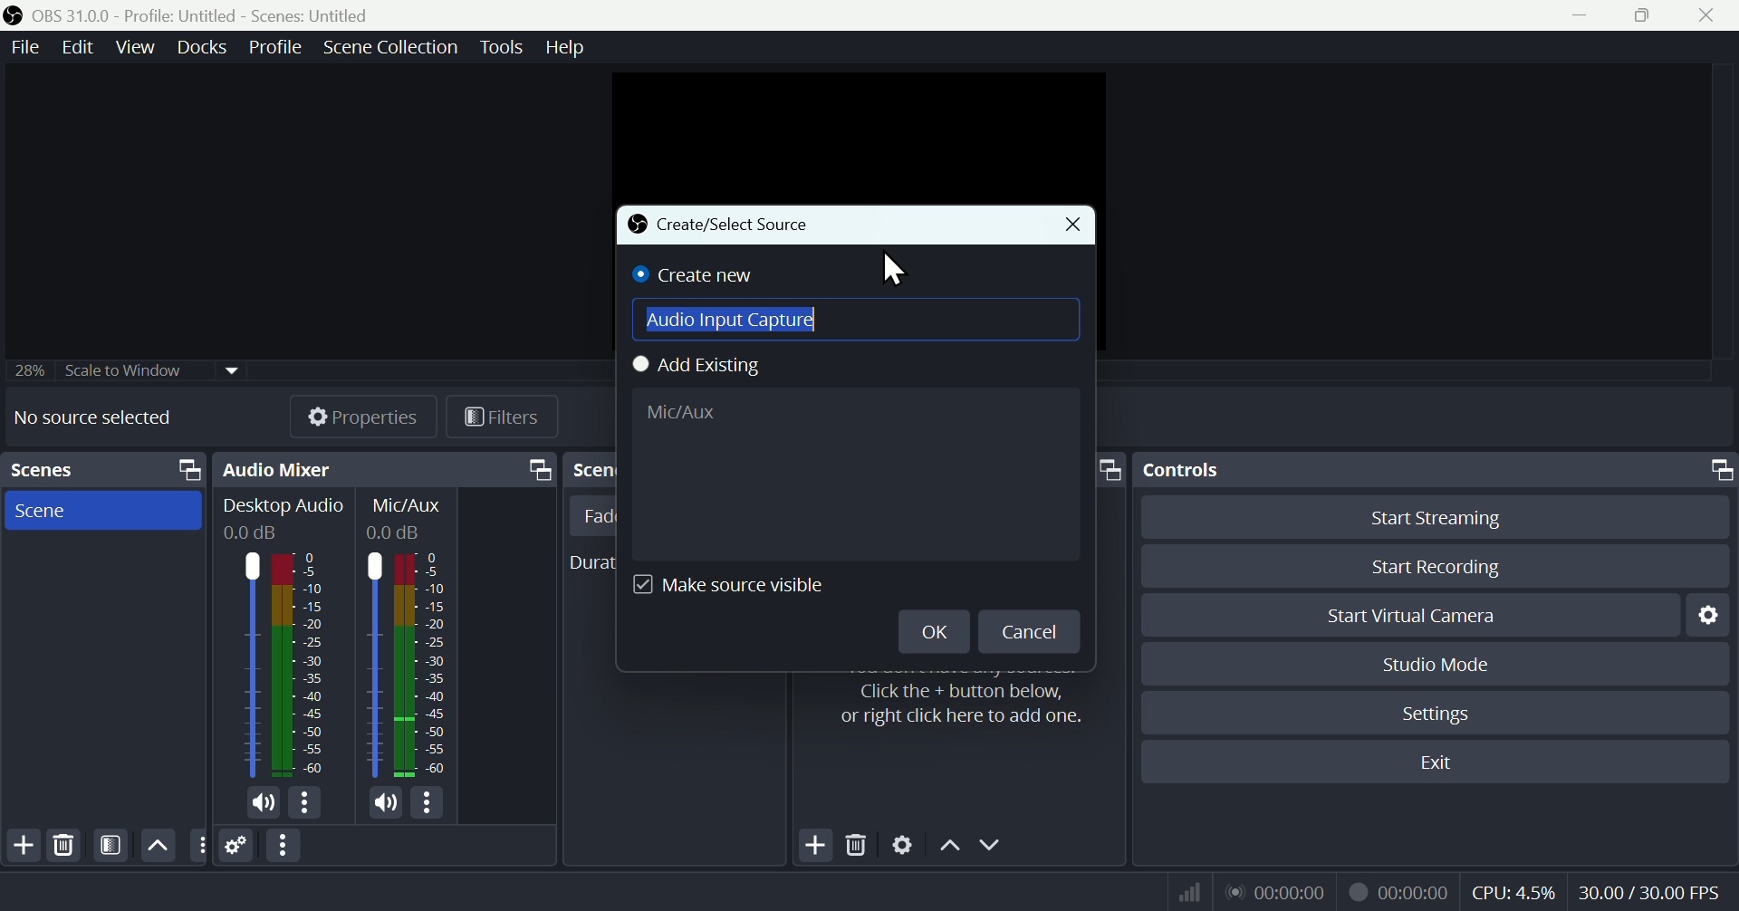 The width and height of the screenshot is (1739, 911). What do you see at coordinates (74, 47) in the screenshot?
I see `Edit` at bounding box center [74, 47].